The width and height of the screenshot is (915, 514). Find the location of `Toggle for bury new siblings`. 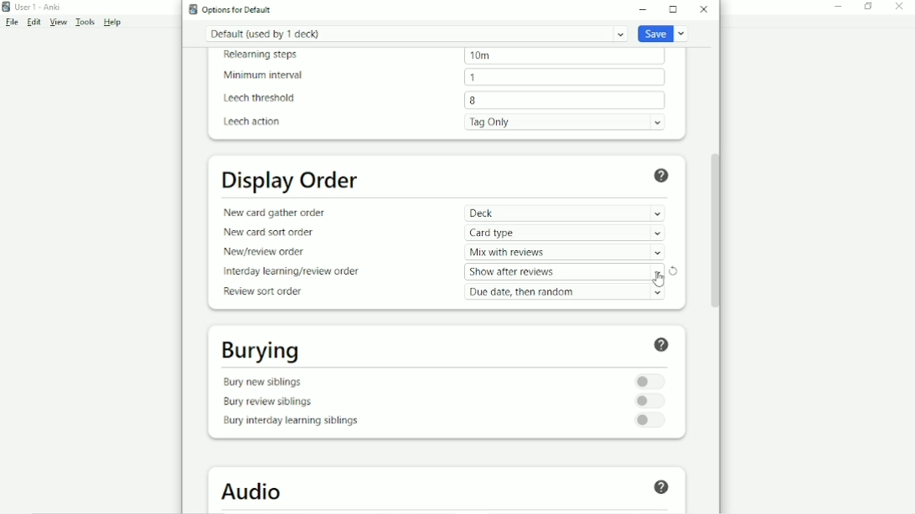

Toggle for bury new siblings is located at coordinates (650, 382).